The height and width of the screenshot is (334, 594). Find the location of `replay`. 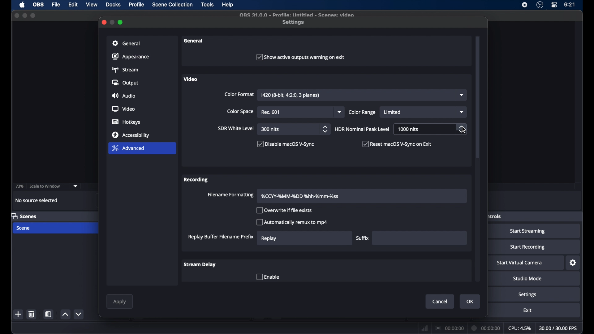

replay is located at coordinates (269, 239).